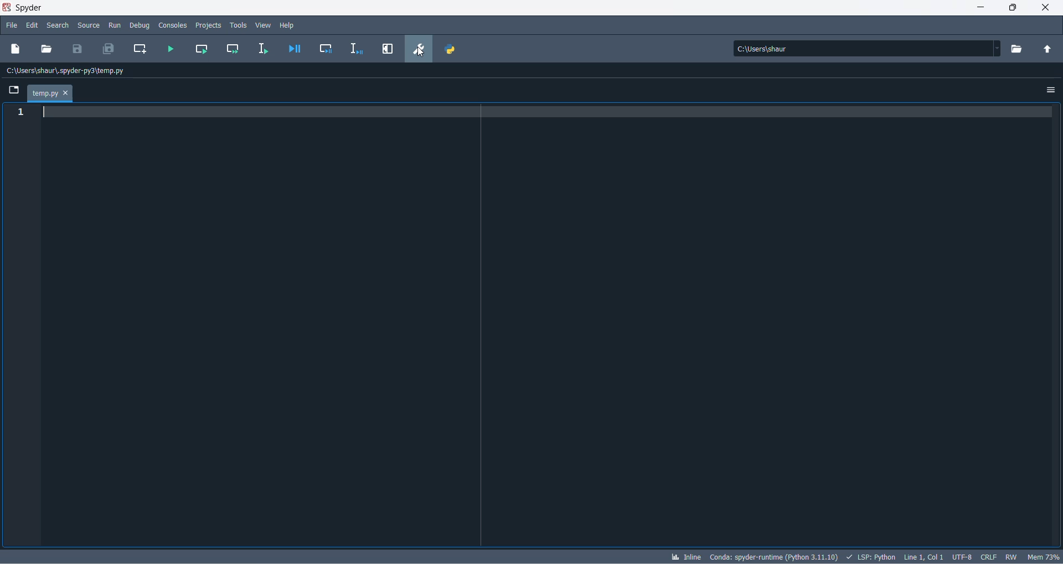 This screenshot has height=564, width=1063. Describe the element at coordinates (208, 25) in the screenshot. I see `projects` at that location.